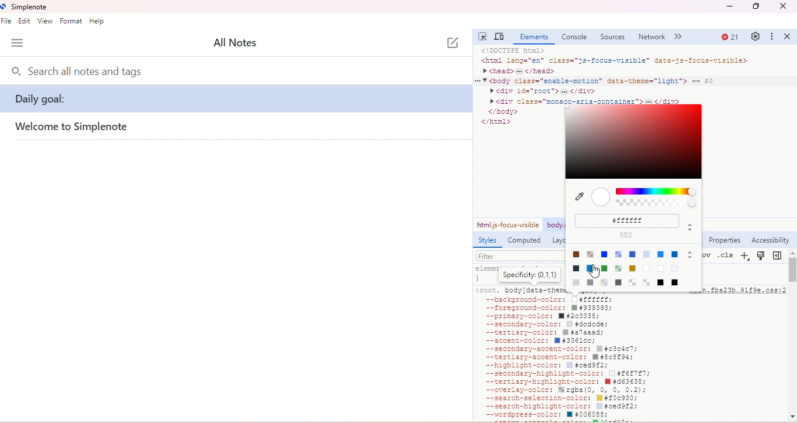 Image resolution: width=797 pixels, height=423 pixels. What do you see at coordinates (632, 269) in the screenshot?
I see `color options` at bounding box center [632, 269].